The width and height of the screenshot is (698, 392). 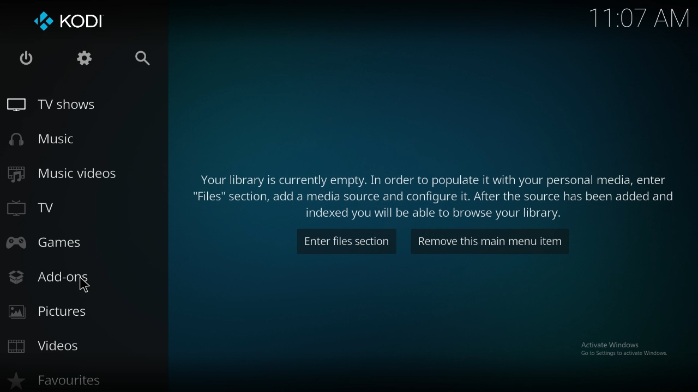 What do you see at coordinates (62, 312) in the screenshot?
I see `pictures` at bounding box center [62, 312].